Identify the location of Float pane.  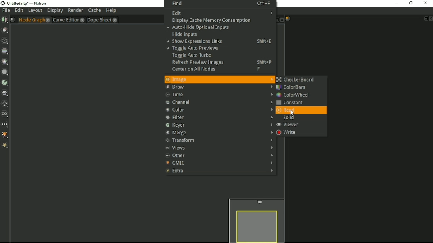
(425, 19).